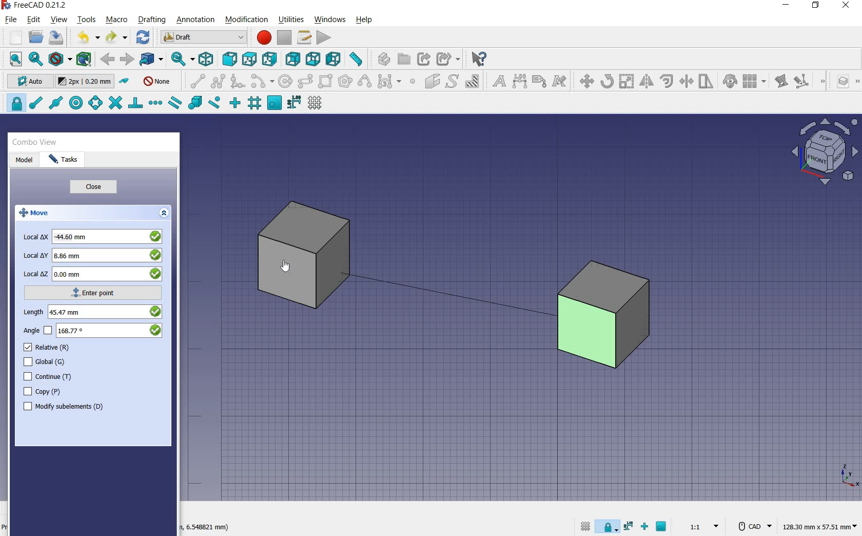  Describe the element at coordinates (36, 103) in the screenshot. I see `snap endpoint` at that location.